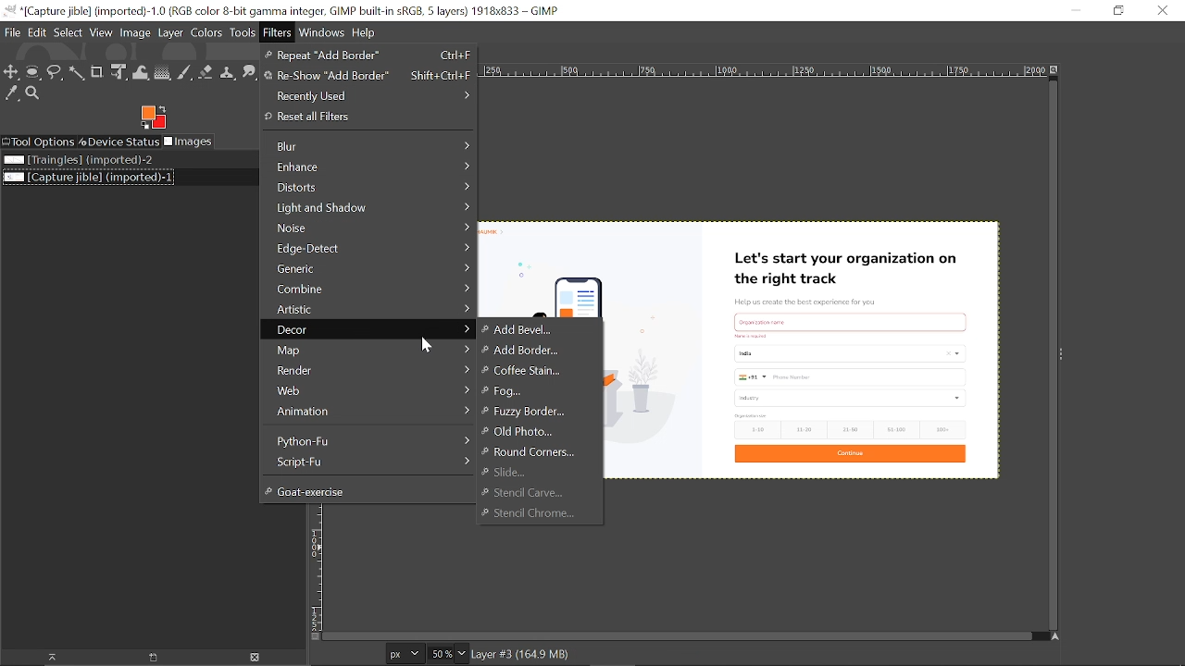  I want to click on View, so click(102, 33).